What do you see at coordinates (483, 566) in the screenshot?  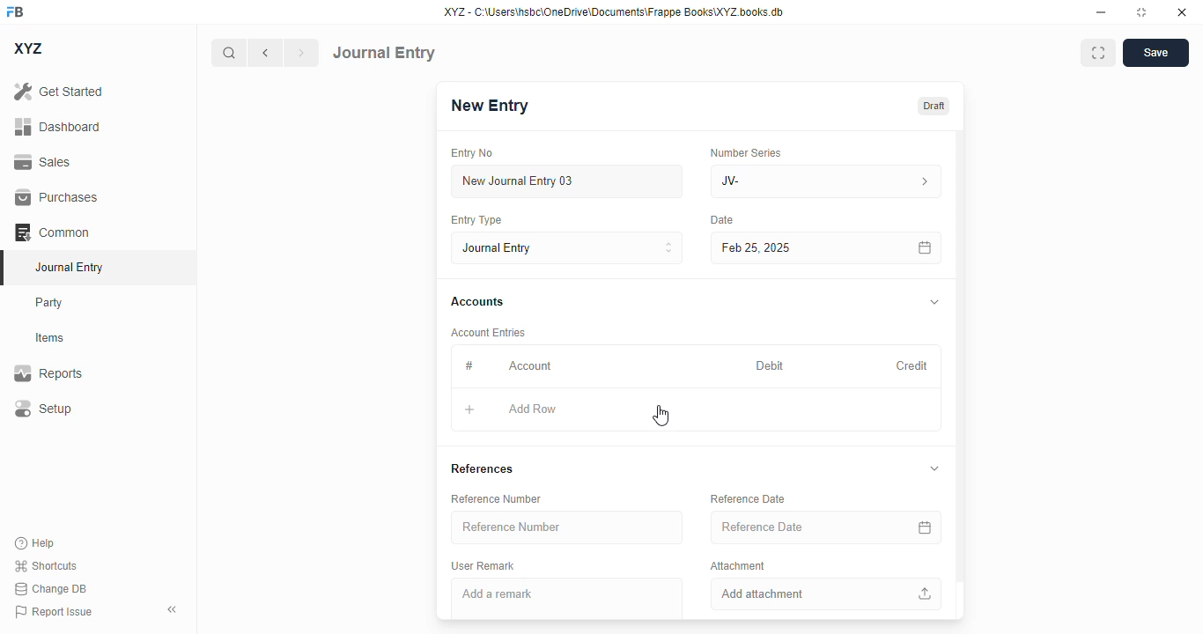 I see `user remark` at bounding box center [483, 566].